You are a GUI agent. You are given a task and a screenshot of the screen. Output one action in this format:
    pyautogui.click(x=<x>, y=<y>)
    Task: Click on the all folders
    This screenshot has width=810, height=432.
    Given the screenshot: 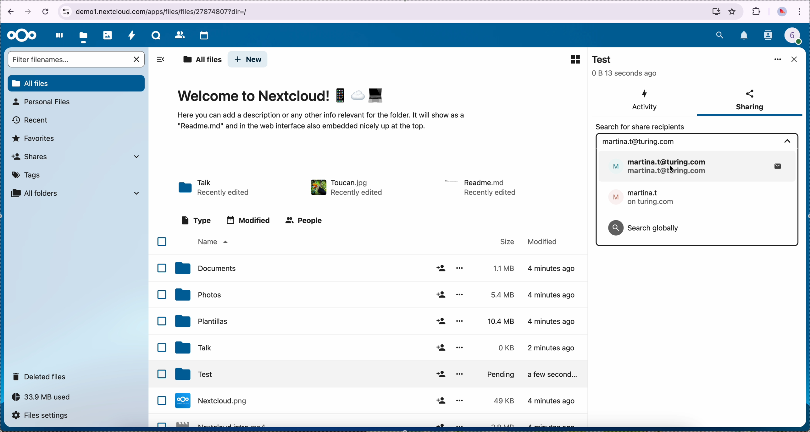 What is the action you would take?
    pyautogui.click(x=76, y=193)
    